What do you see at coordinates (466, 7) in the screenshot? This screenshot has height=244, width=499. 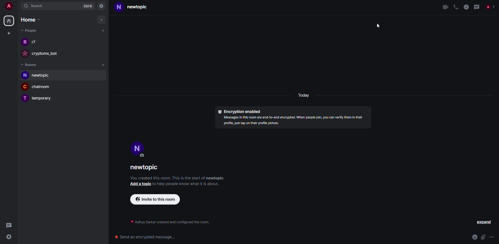 I see `info` at bounding box center [466, 7].